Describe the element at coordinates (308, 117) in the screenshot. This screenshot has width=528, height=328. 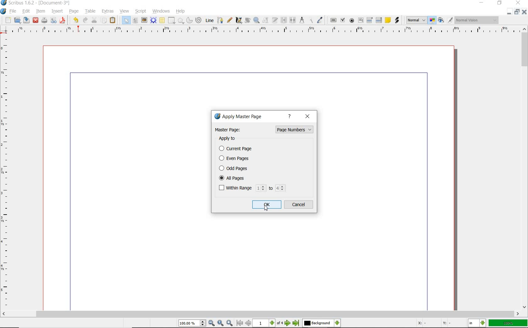
I see `close` at that location.